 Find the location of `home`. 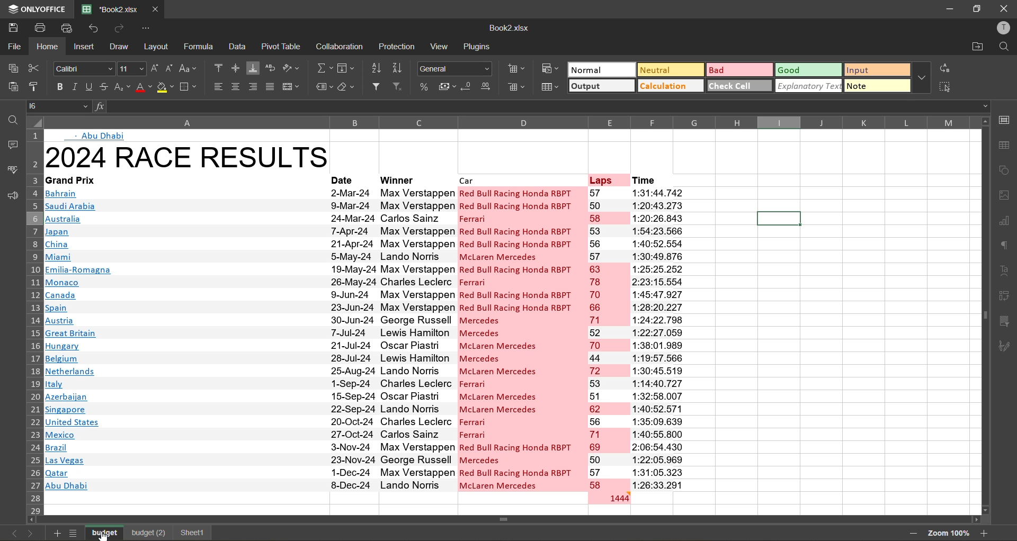

home is located at coordinates (50, 46).